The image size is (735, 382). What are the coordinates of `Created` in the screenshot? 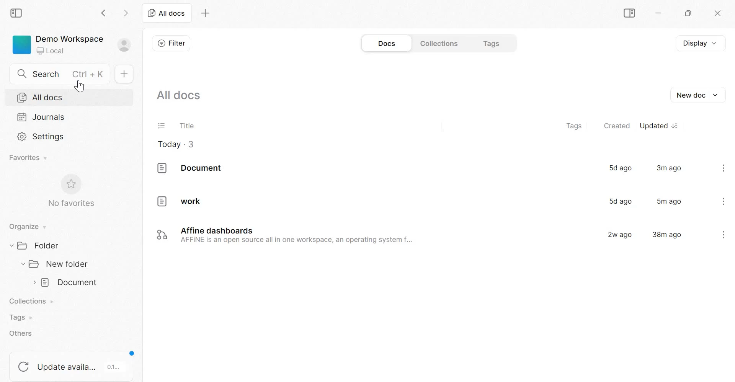 It's located at (617, 125).